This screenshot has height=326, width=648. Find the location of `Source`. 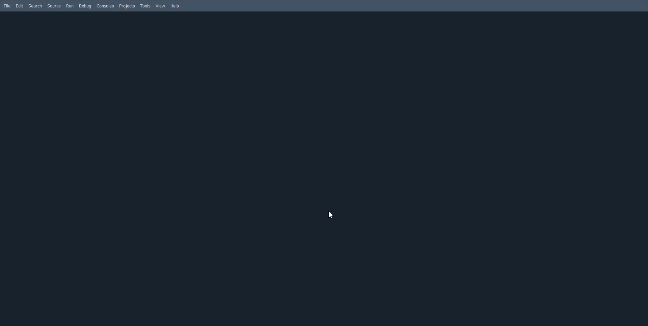

Source is located at coordinates (54, 6).